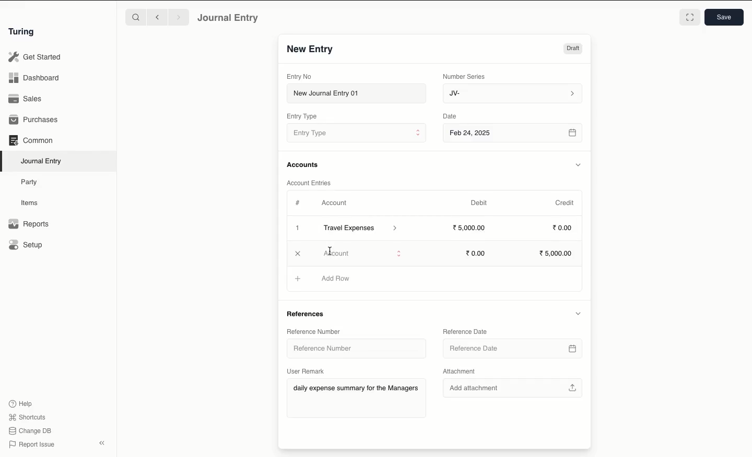 The width and height of the screenshot is (752, 457). Describe the element at coordinates (350, 347) in the screenshot. I see `Reference Number` at that location.